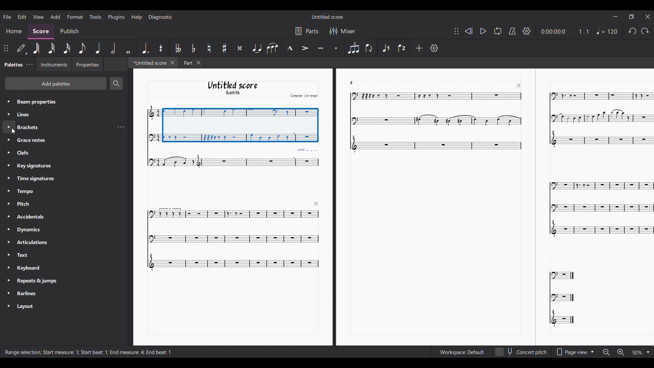 This screenshot has width=654, height=368. Describe the element at coordinates (521, 352) in the screenshot. I see `Concert pitch toggle` at that location.